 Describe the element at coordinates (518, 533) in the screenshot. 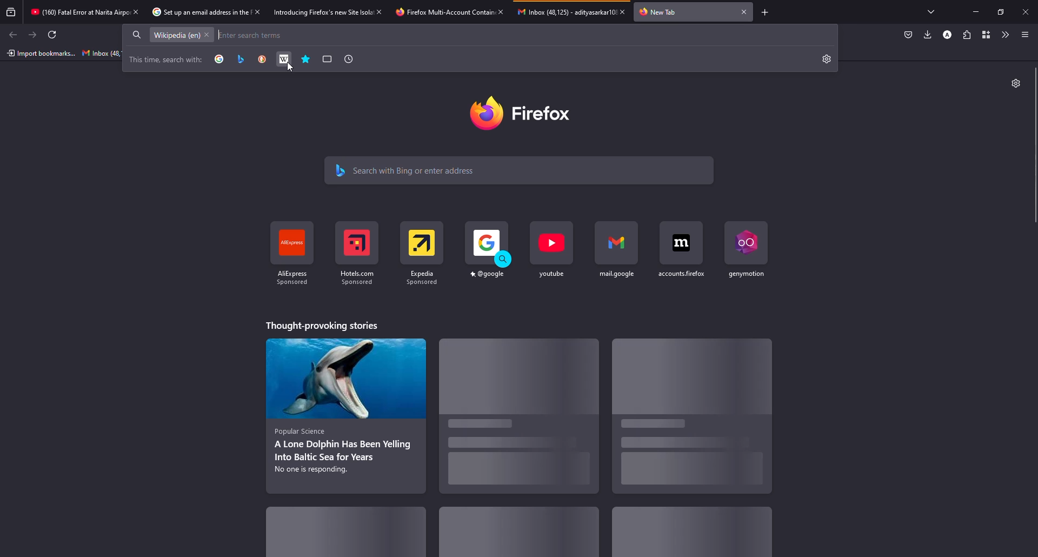

I see `stories` at that location.